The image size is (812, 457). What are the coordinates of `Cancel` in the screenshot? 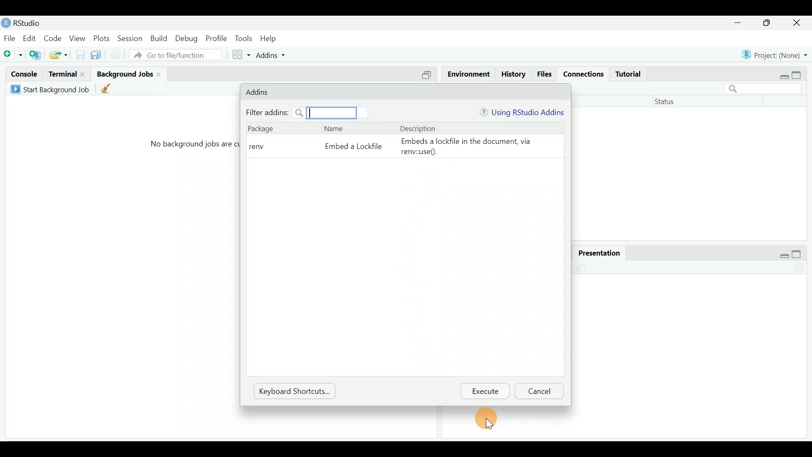 It's located at (540, 391).